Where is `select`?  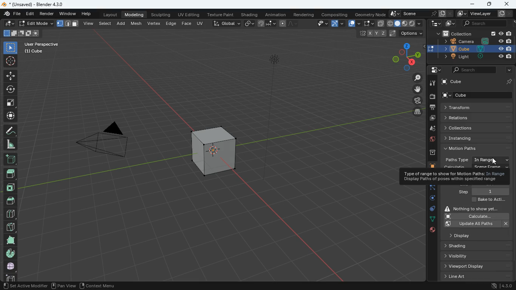 select is located at coordinates (11, 47).